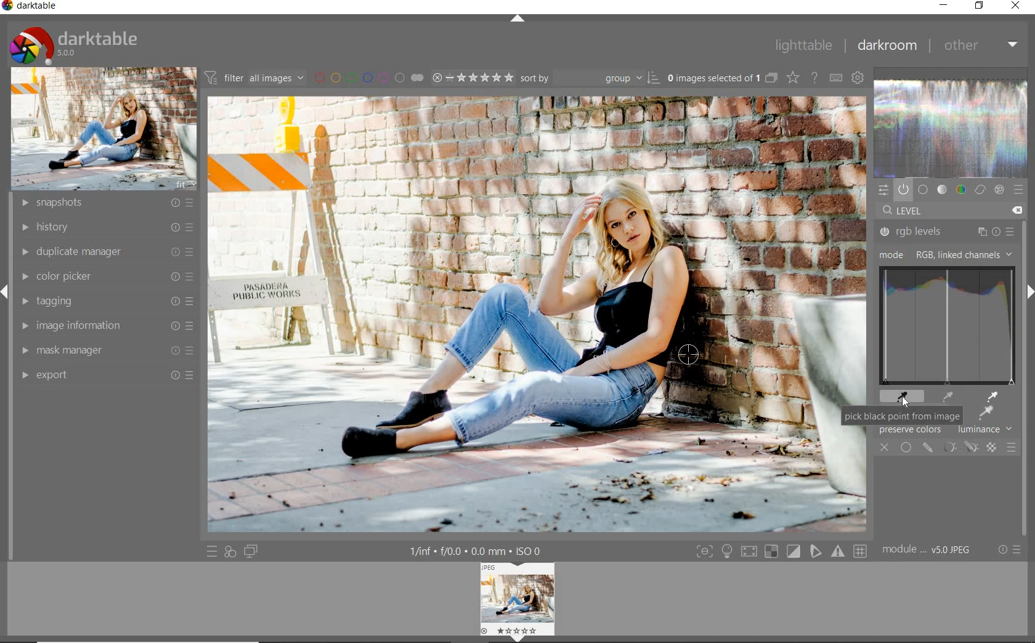 This screenshot has width=1035, height=643. I want to click on preserve colors, so click(910, 429).